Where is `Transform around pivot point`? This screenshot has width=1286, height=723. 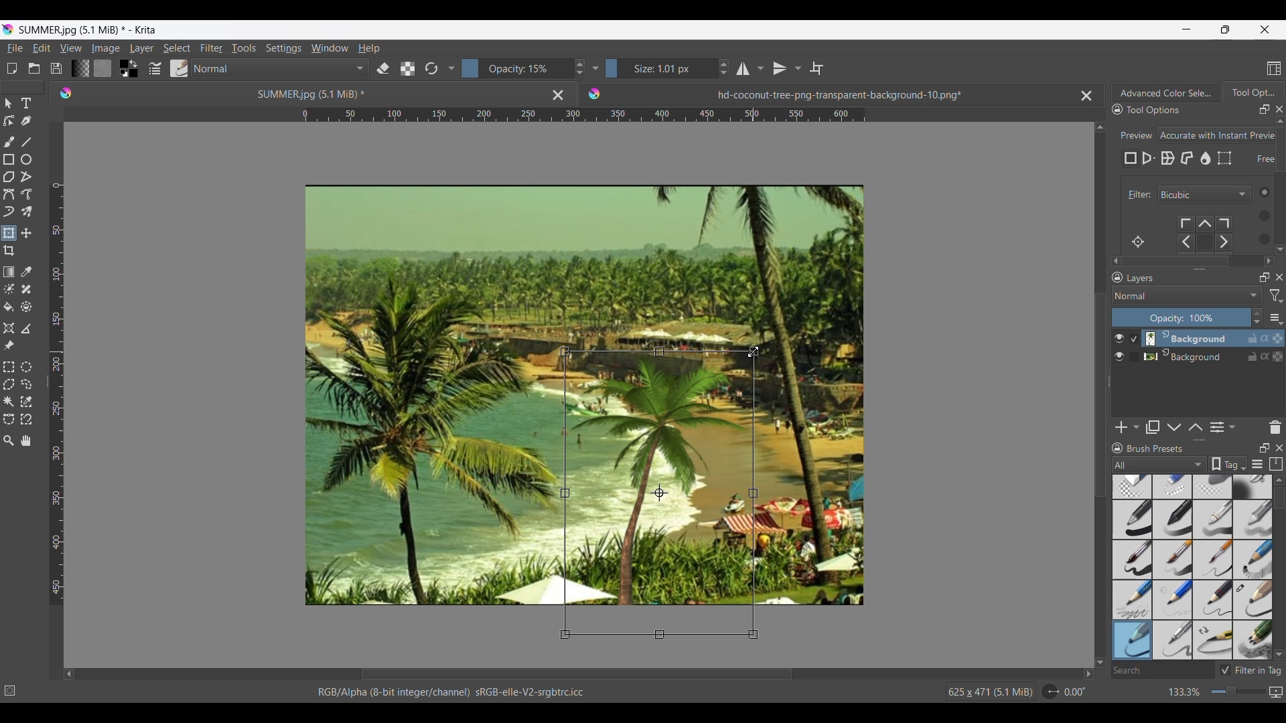
Transform around pivot point is located at coordinates (1138, 242).